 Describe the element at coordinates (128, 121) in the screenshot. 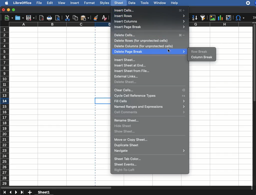

I see `rename sheet` at that location.